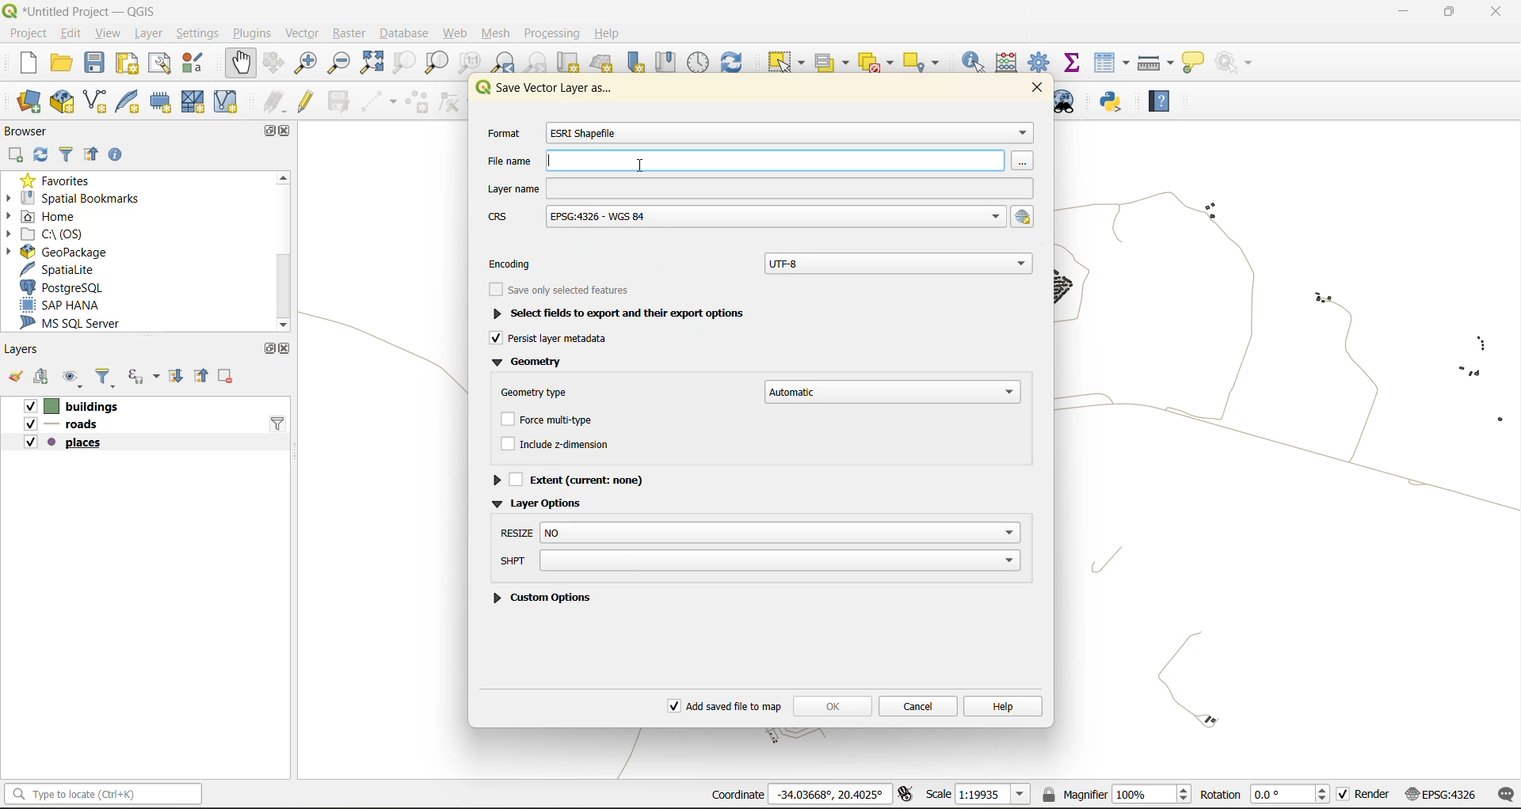  I want to click on zoom layer, so click(436, 63).